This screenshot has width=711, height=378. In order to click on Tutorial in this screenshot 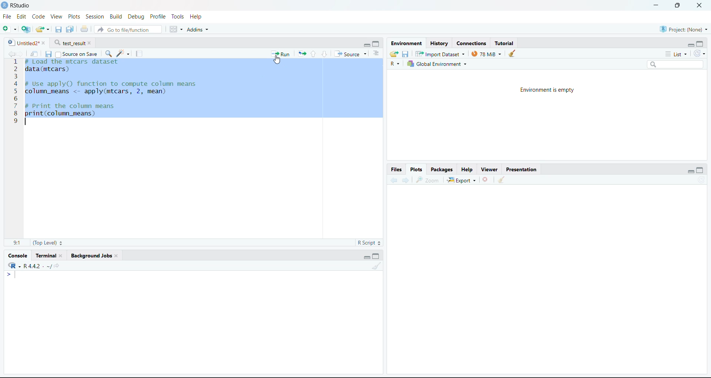, I will do `click(507, 42)`.